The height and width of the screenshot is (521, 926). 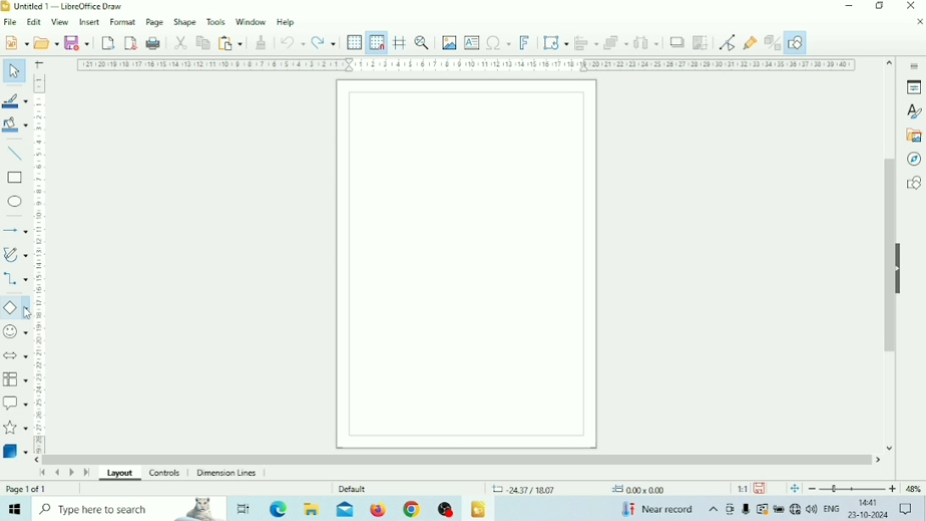 What do you see at coordinates (131, 42) in the screenshot?
I see `Export directly as PDF` at bounding box center [131, 42].